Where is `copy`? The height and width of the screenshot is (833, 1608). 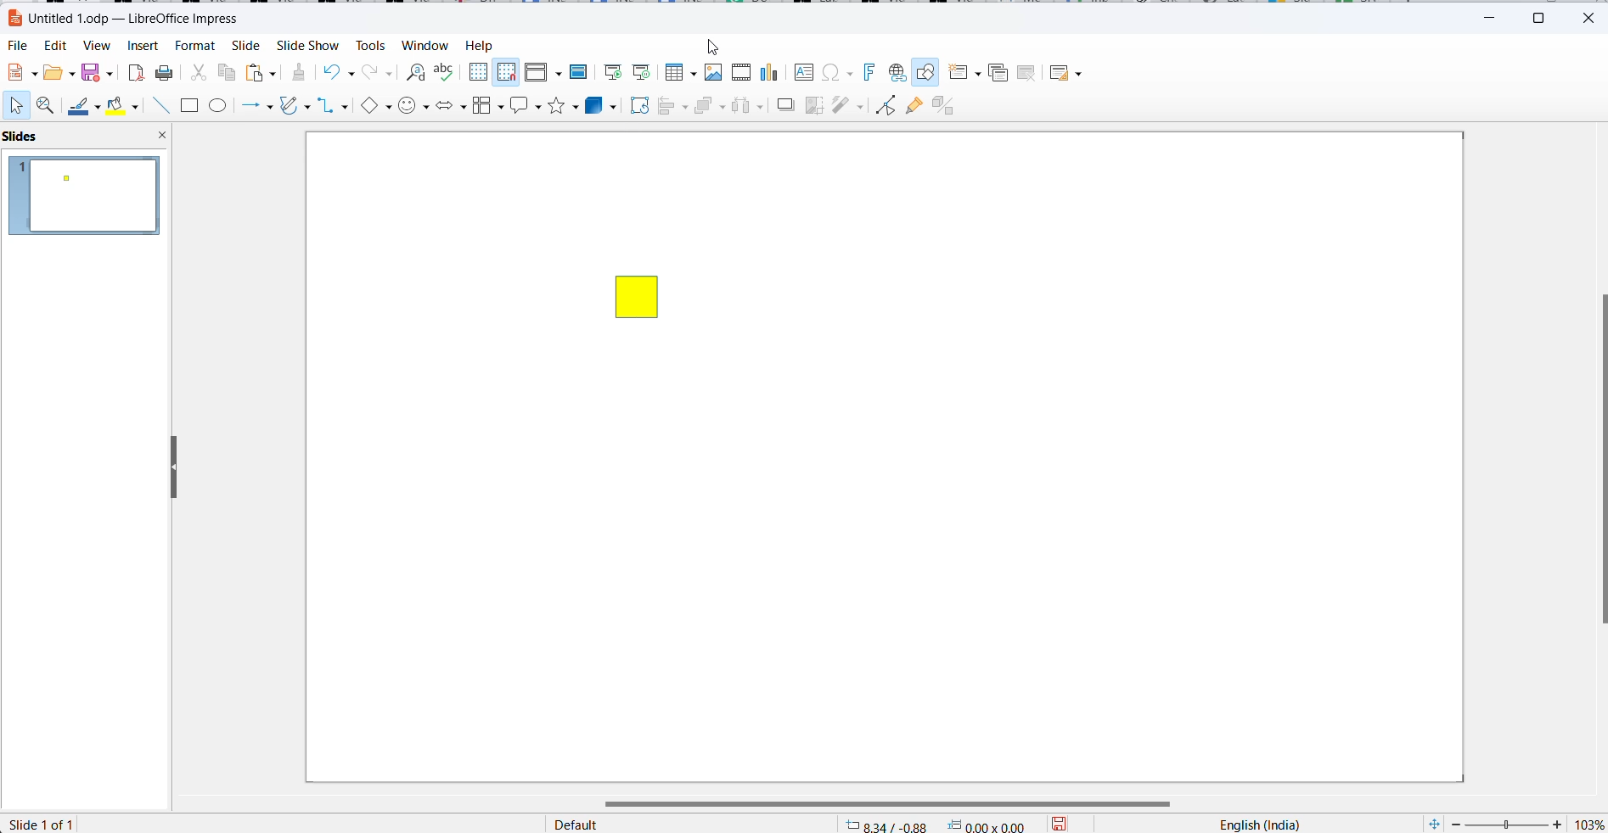 copy is located at coordinates (228, 73).